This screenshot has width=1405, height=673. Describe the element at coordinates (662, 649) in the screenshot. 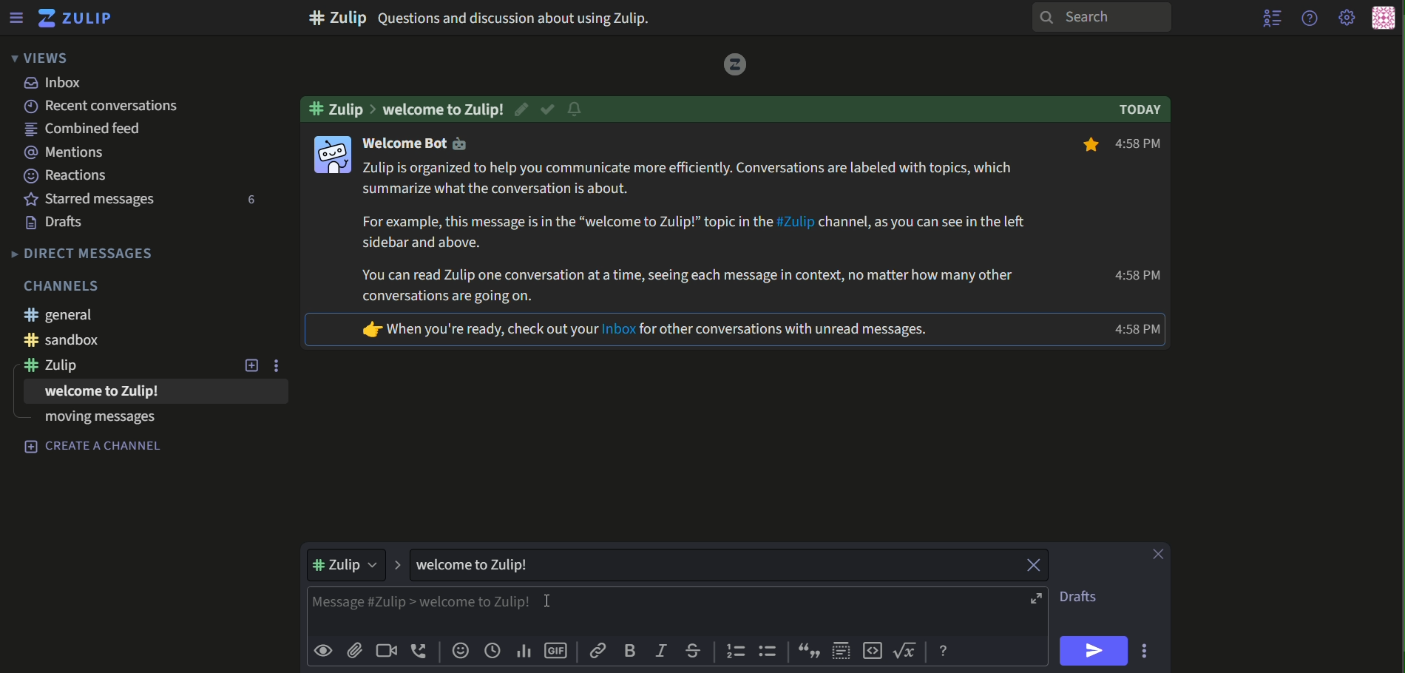

I see `italic` at that location.